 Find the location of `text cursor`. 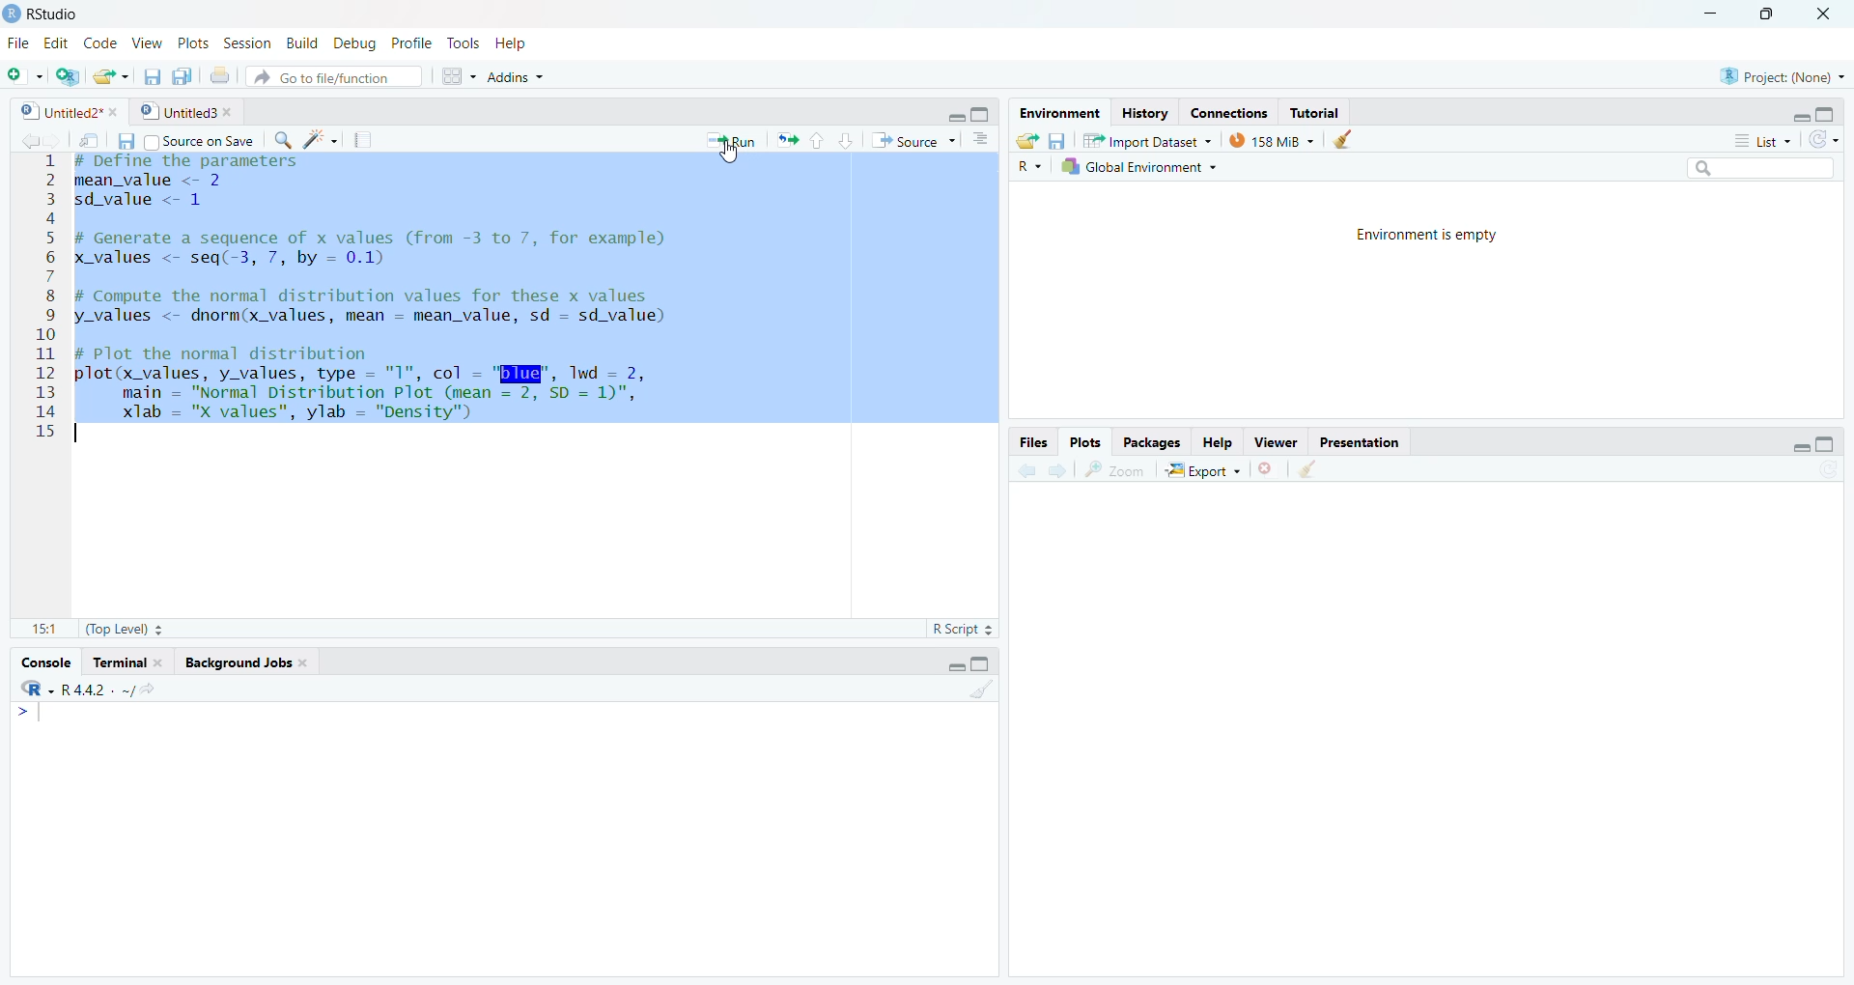

text cursor is located at coordinates (731, 155).